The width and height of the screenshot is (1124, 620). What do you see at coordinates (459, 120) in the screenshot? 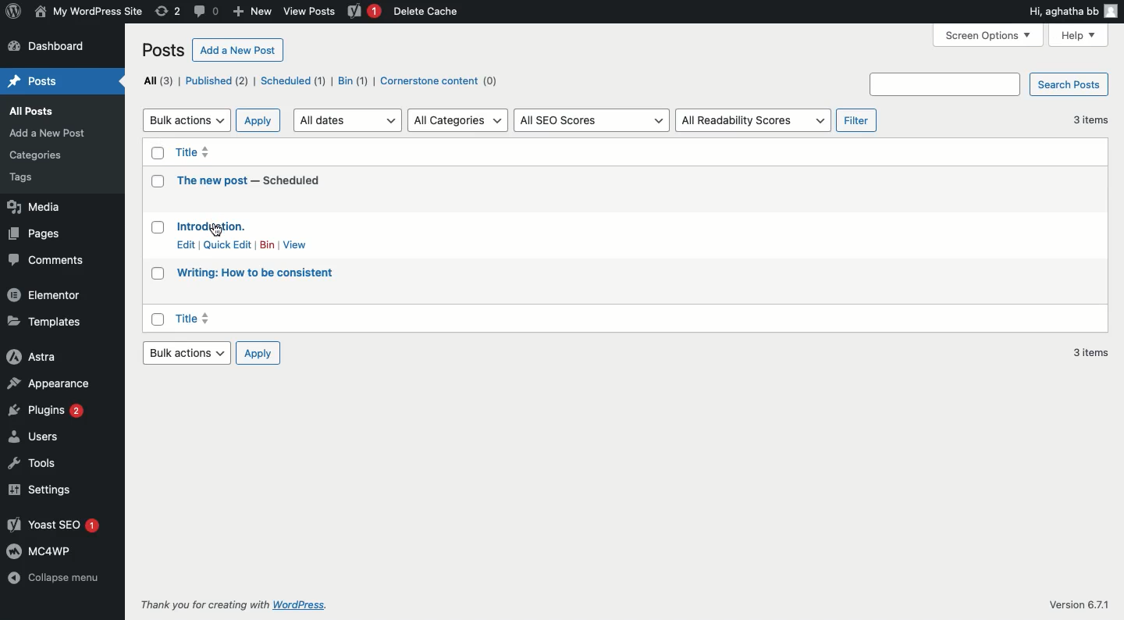
I see `All categories` at bounding box center [459, 120].